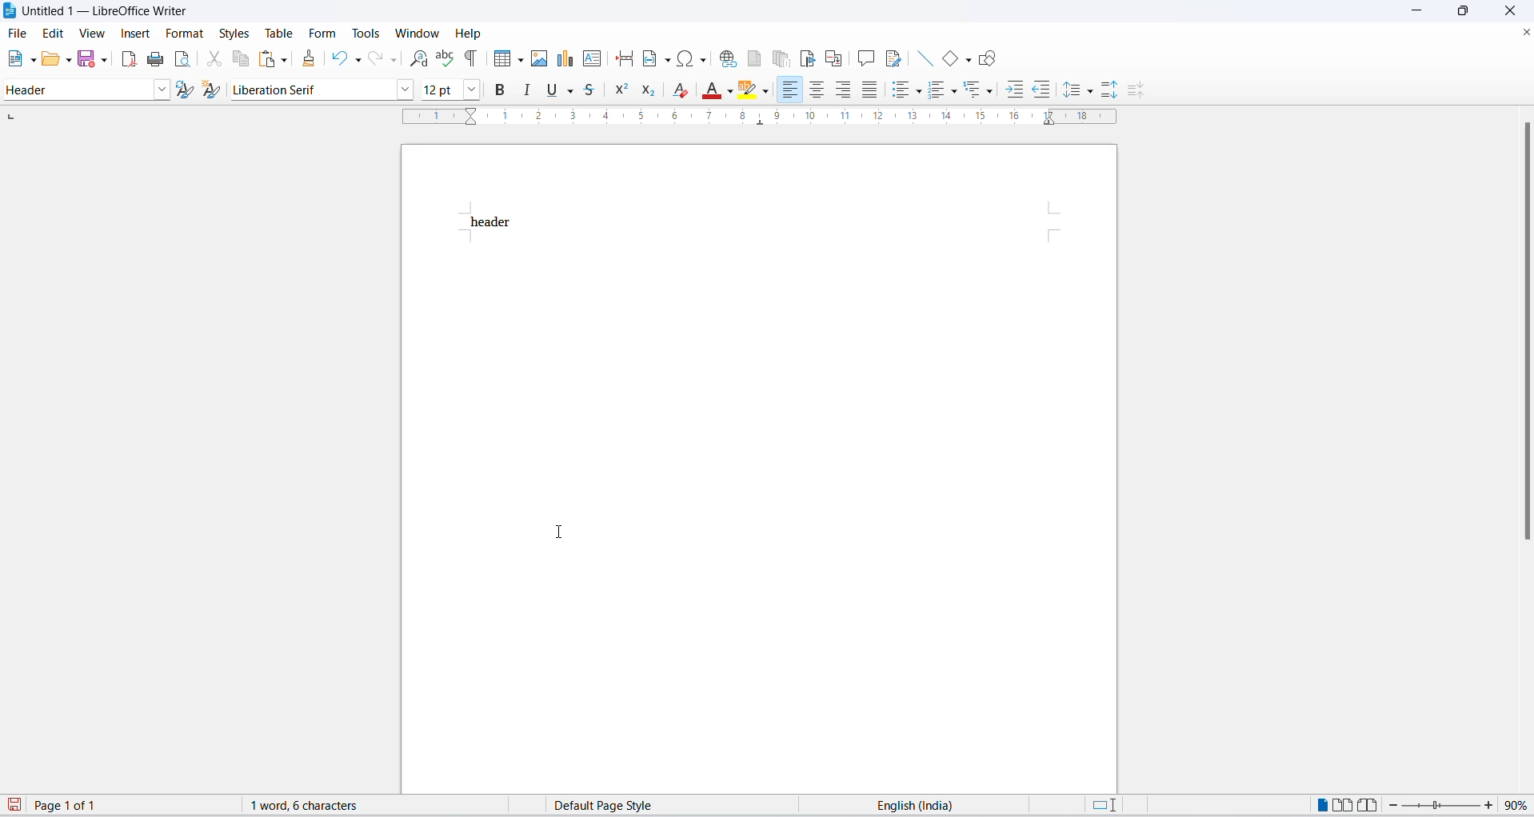 This screenshot has width=1534, height=817. What do you see at coordinates (937, 91) in the screenshot?
I see `toggle ordered list options` at bounding box center [937, 91].